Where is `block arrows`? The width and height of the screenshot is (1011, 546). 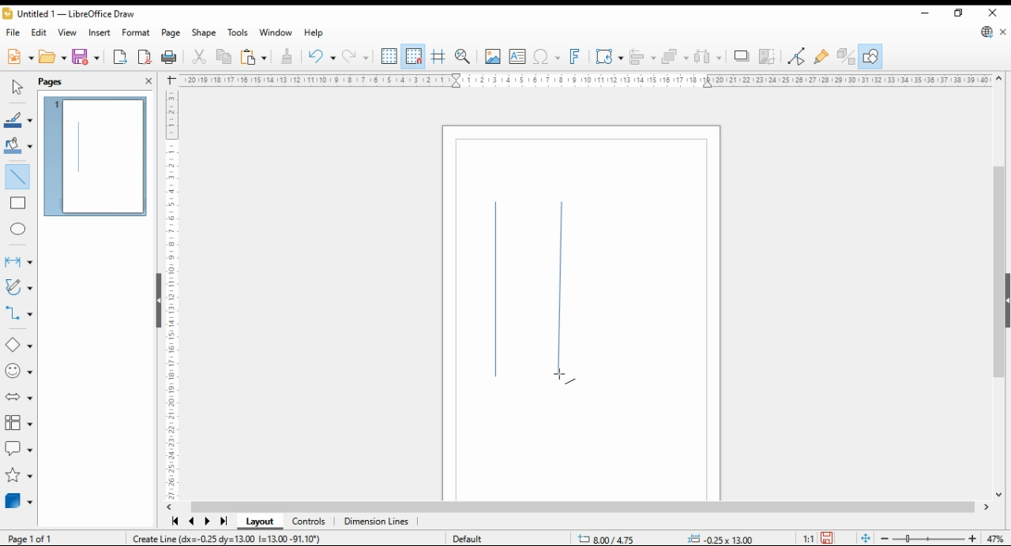 block arrows is located at coordinates (19, 397).